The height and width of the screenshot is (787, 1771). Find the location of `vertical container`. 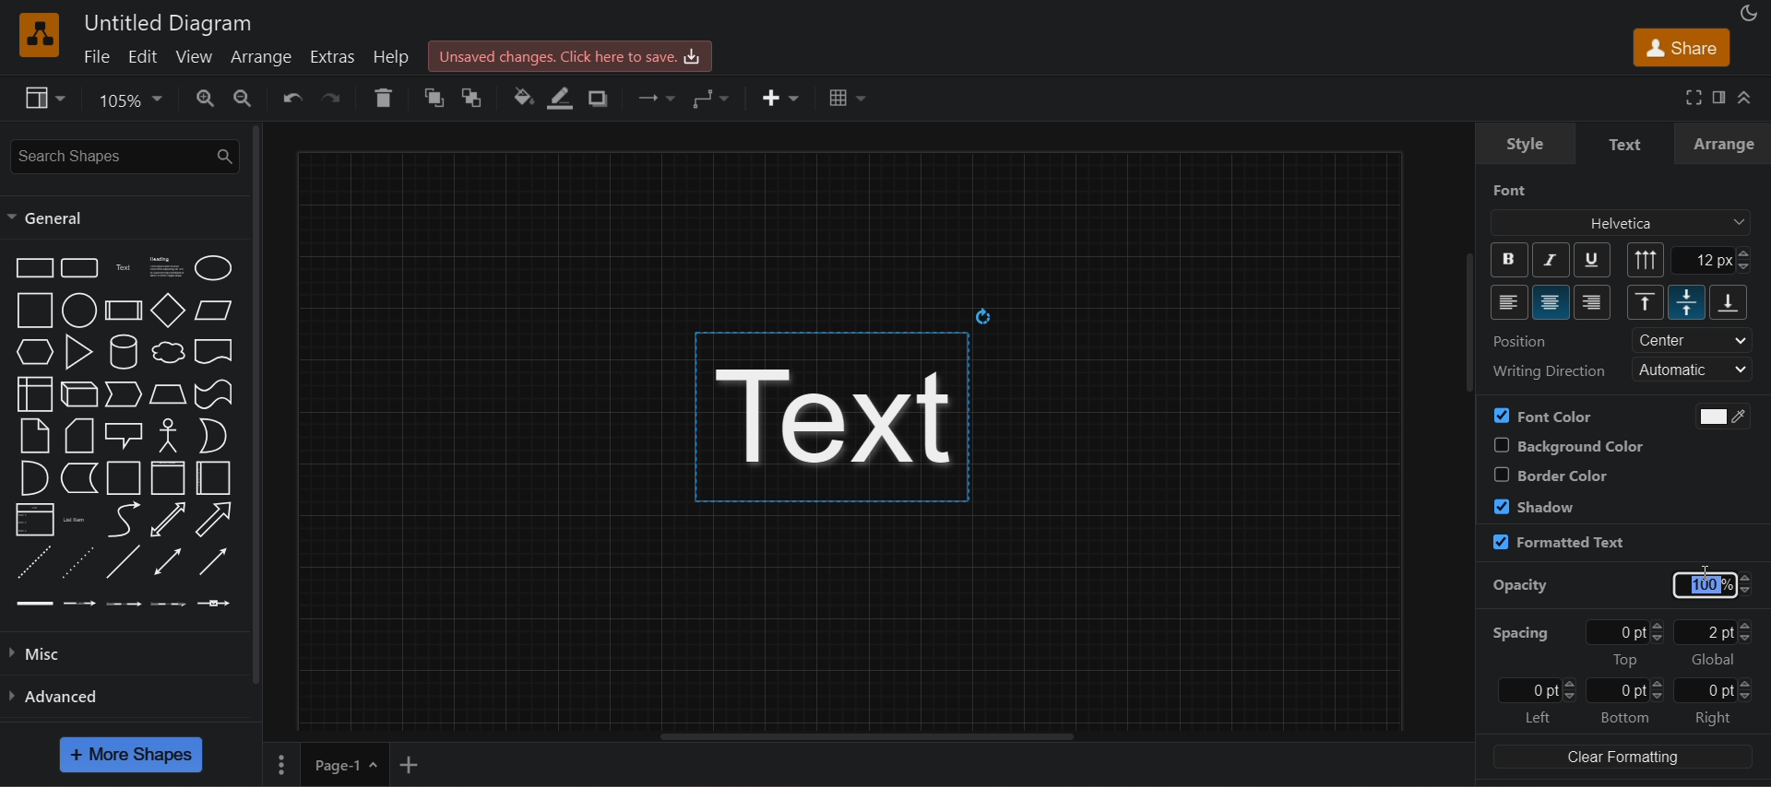

vertical container is located at coordinates (168, 477).